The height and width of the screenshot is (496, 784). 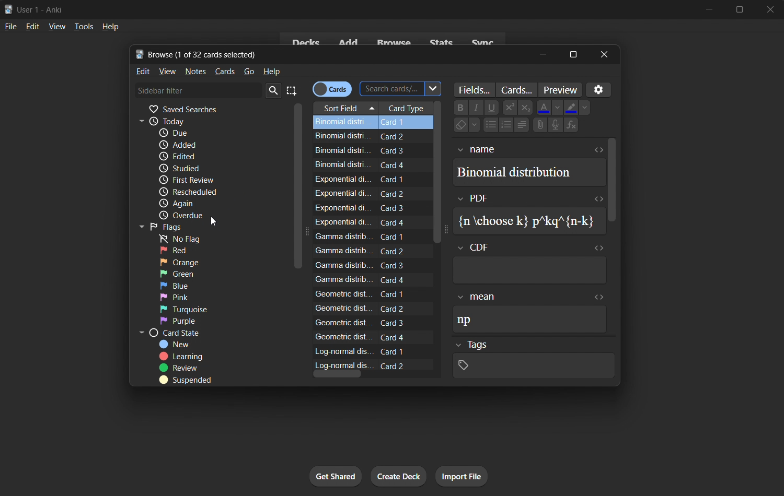 I want to click on get shared, so click(x=337, y=478).